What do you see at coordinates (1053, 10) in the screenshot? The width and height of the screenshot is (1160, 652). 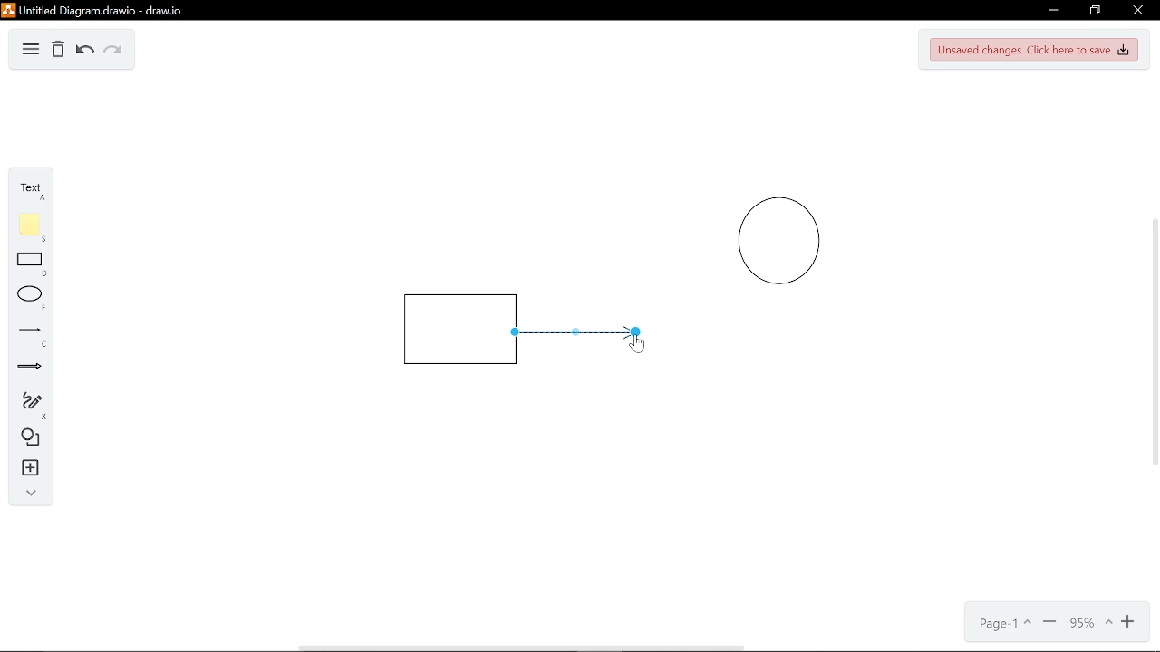 I see `Minimize` at bounding box center [1053, 10].